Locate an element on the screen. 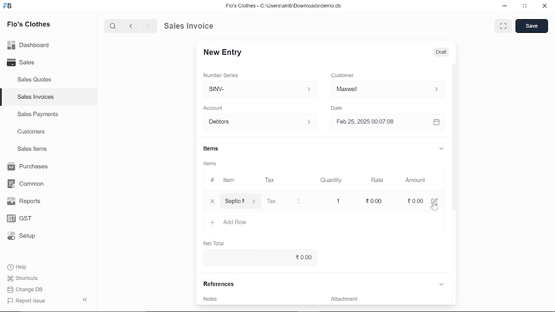  Sales Items. is located at coordinates (33, 149).